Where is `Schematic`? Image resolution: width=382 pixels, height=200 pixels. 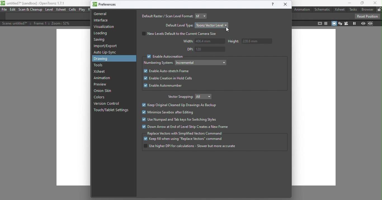
Schematic is located at coordinates (323, 9).